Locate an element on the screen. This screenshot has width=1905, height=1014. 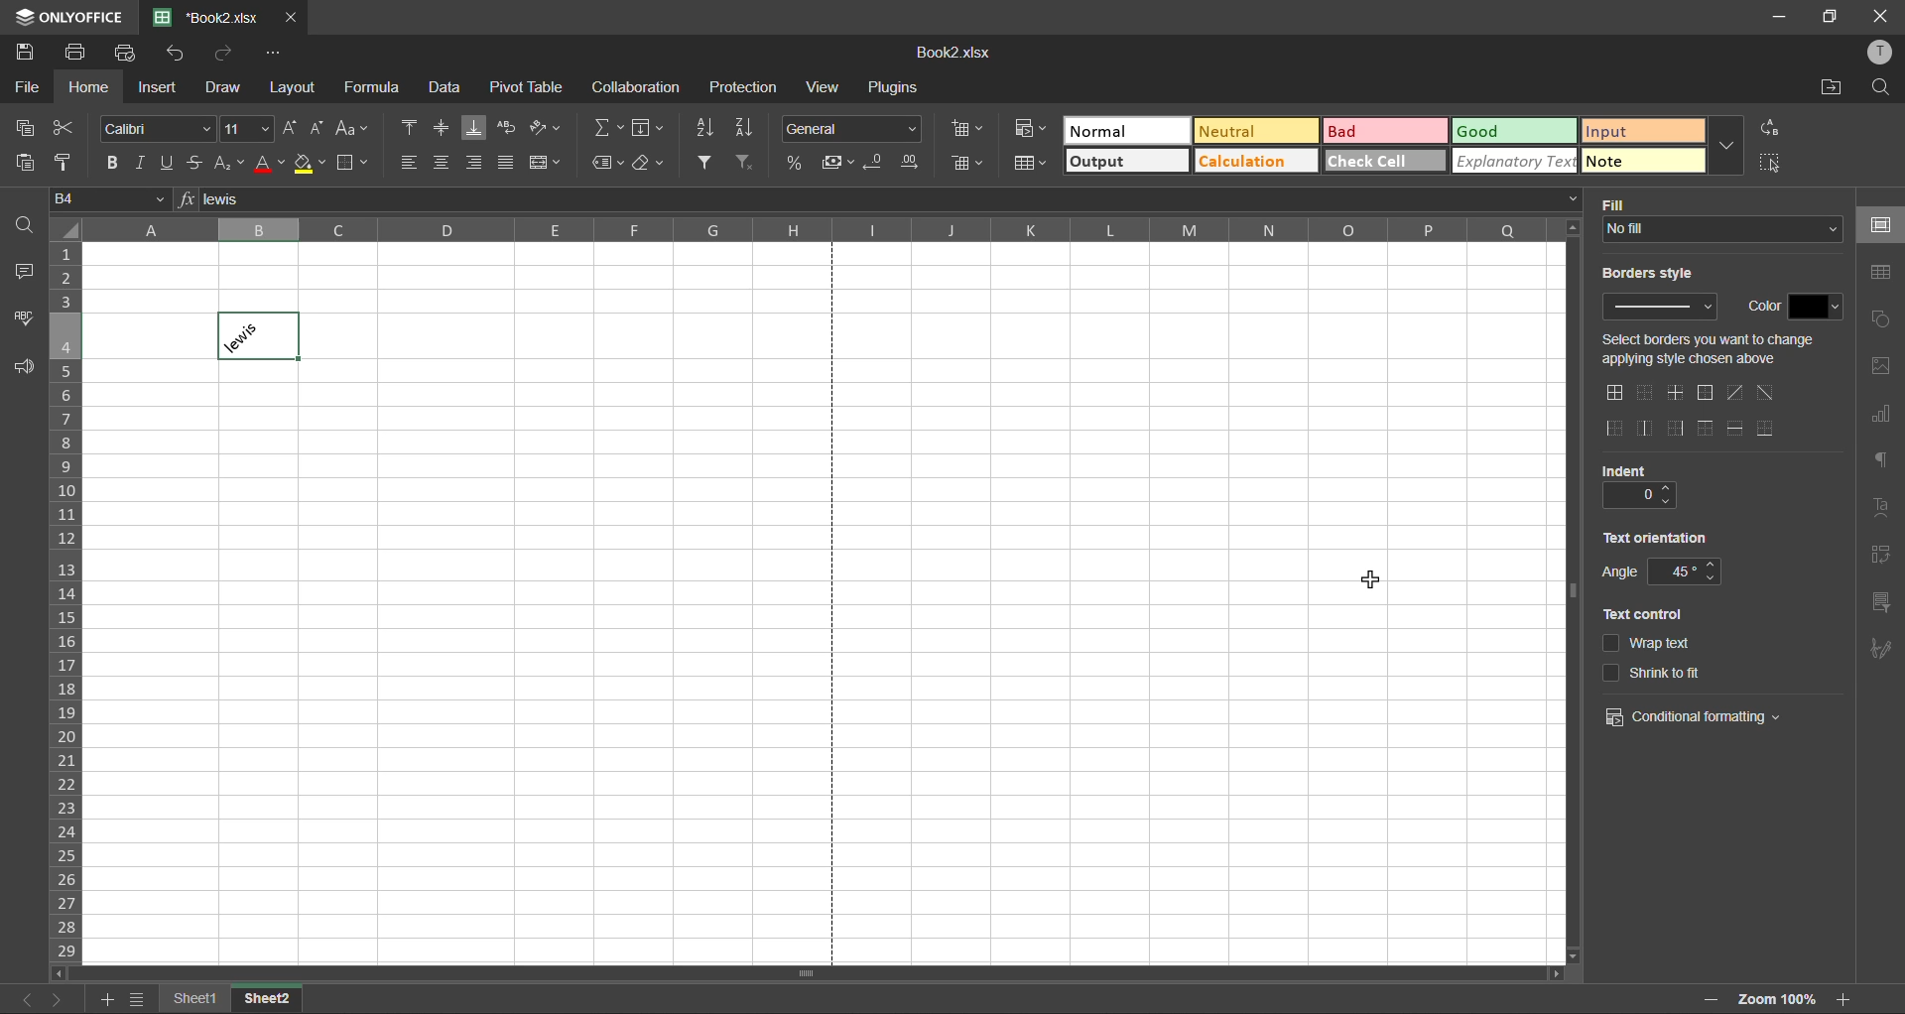
diagonal down border is located at coordinates (1764, 391).